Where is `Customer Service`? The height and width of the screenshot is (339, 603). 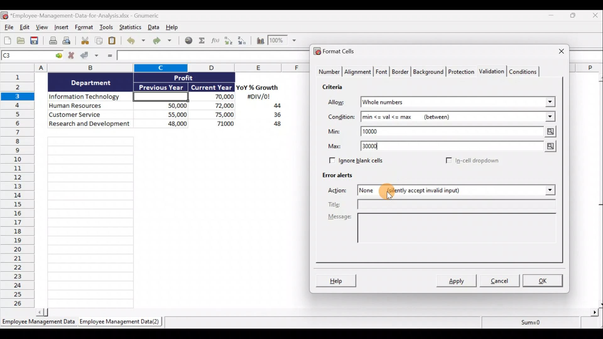
Customer Service is located at coordinates (90, 114).